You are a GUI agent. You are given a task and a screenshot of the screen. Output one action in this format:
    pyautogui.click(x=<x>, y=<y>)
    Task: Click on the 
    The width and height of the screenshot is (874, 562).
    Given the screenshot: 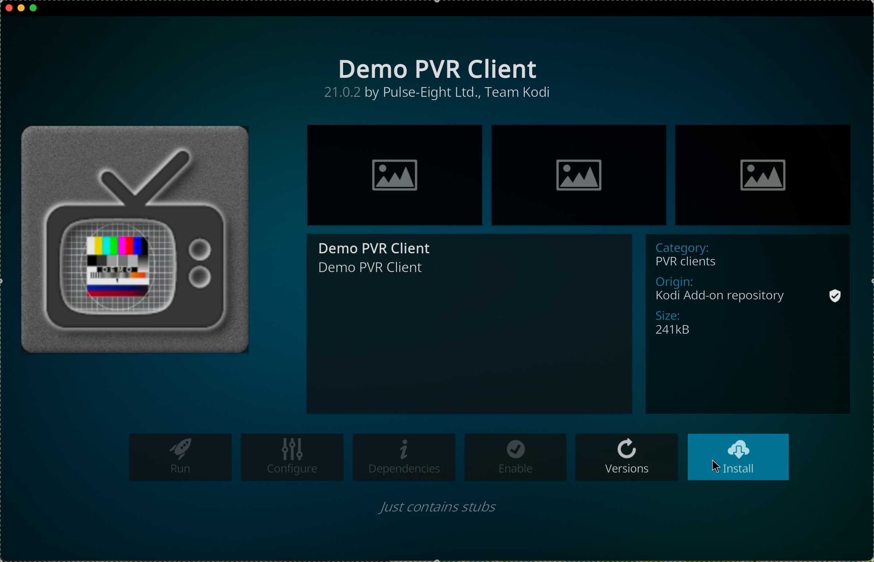 What is the action you would take?
    pyautogui.click(x=626, y=457)
    